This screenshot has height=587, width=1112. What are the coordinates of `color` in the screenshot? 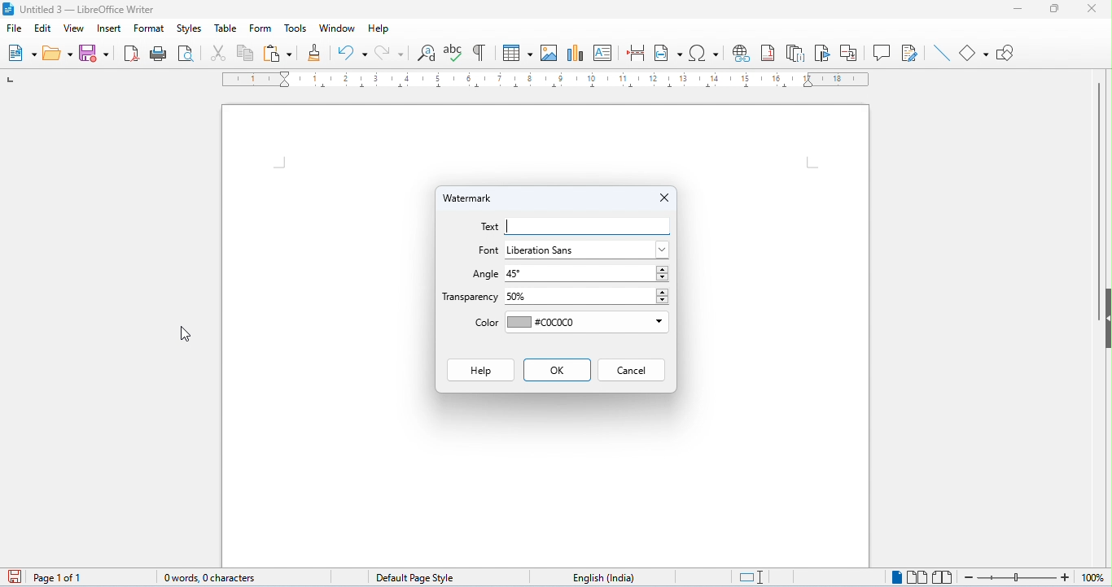 It's located at (484, 324).